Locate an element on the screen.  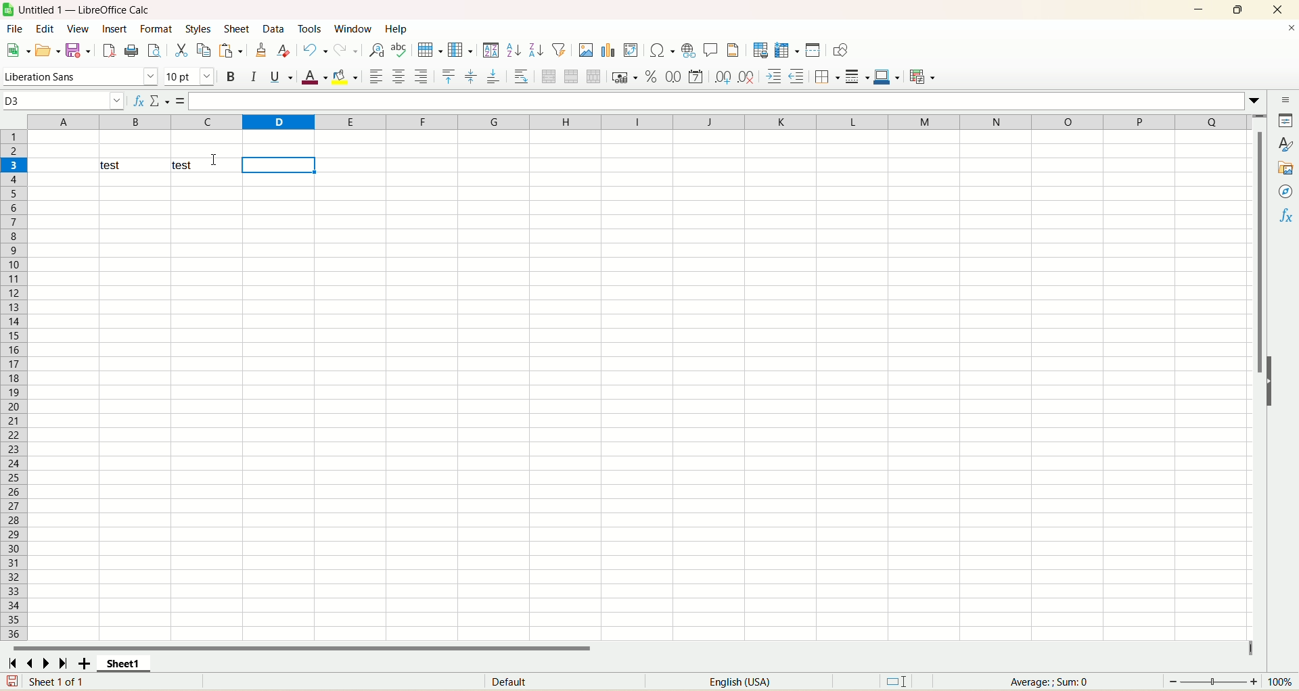
sheet is located at coordinates (237, 28).